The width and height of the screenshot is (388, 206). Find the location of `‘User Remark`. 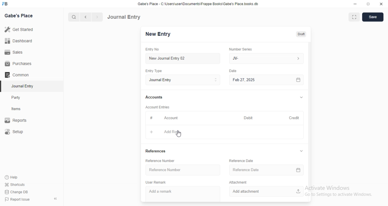

‘User Remark is located at coordinates (156, 182).